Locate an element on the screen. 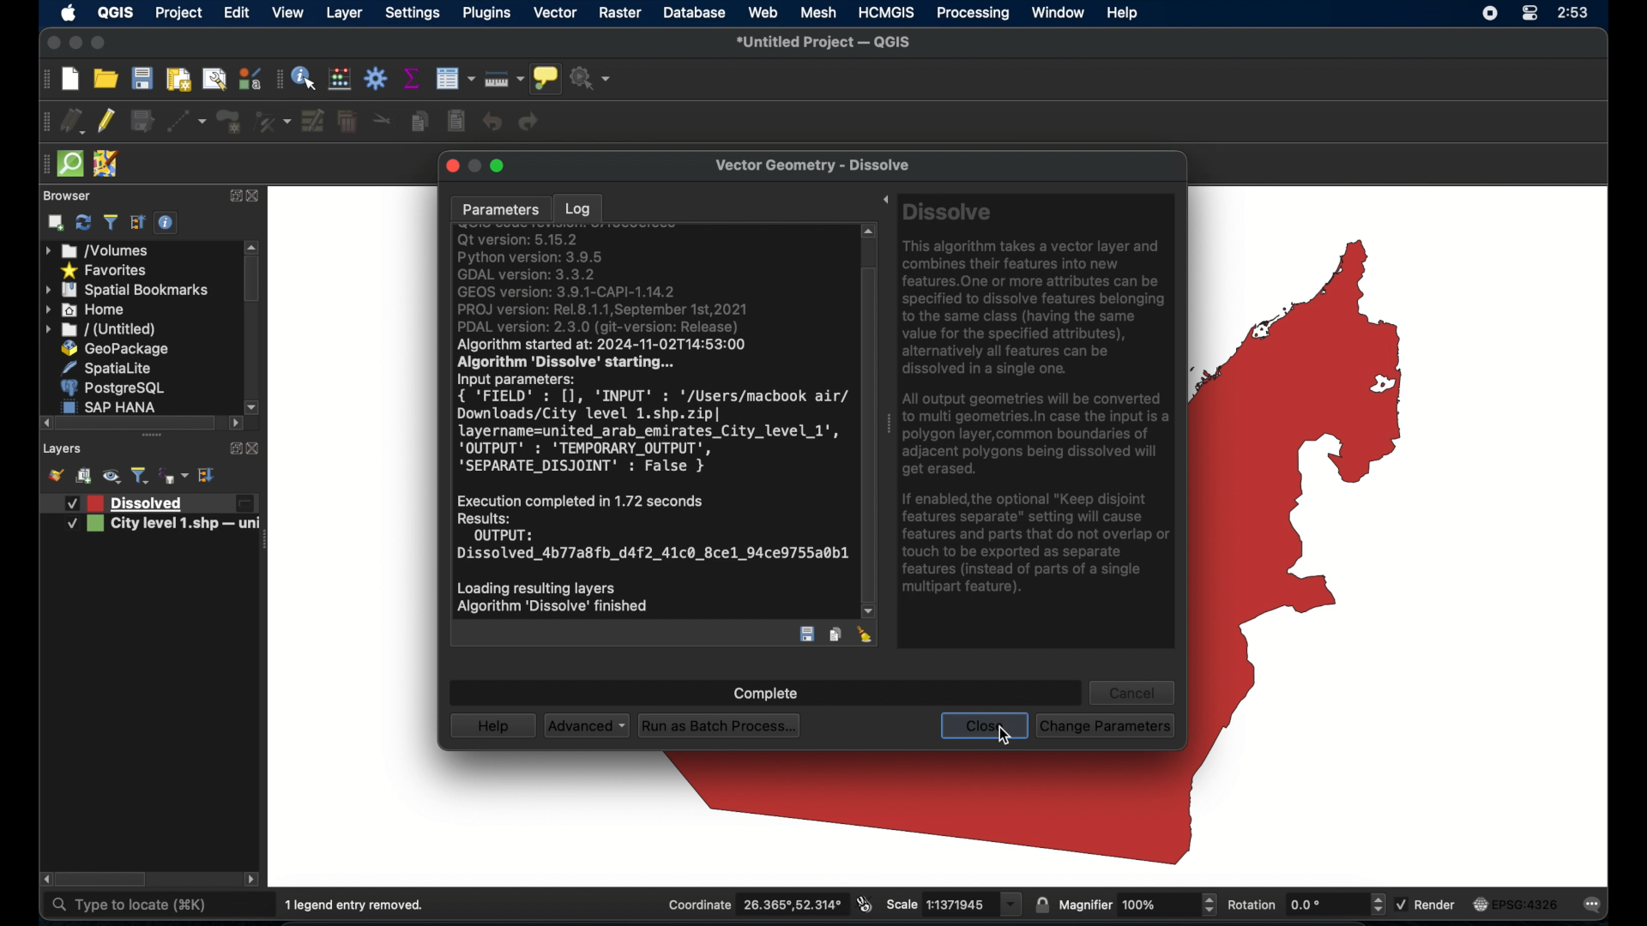 This screenshot has height=926, width=1647. untitled project - QGIS is located at coordinates (828, 43).